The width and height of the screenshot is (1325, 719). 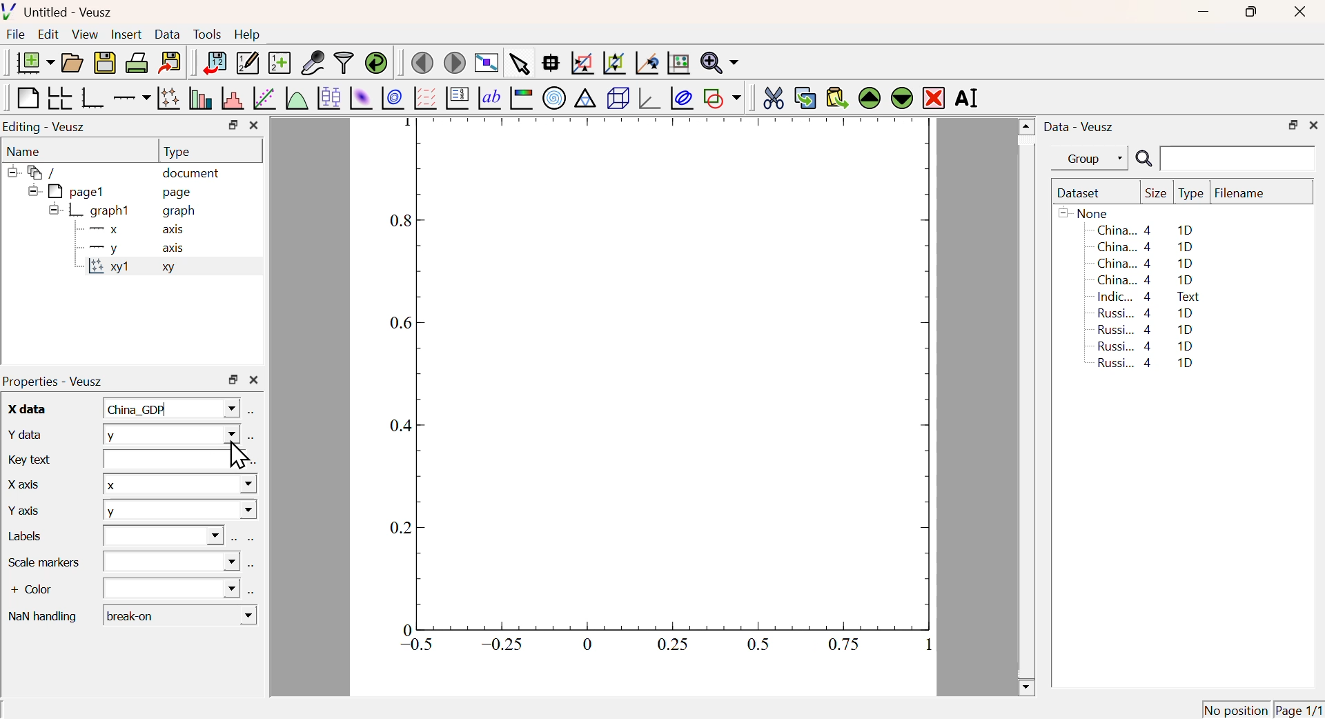 What do you see at coordinates (170, 459) in the screenshot?
I see `Input` at bounding box center [170, 459].